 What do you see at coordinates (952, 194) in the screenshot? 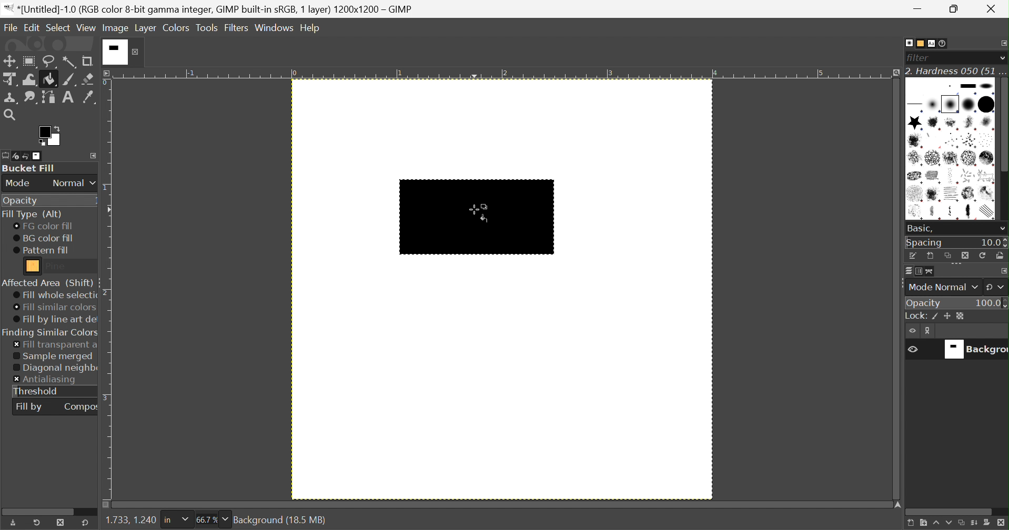
I see `Hatch Pen` at bounding box center [952, 194].